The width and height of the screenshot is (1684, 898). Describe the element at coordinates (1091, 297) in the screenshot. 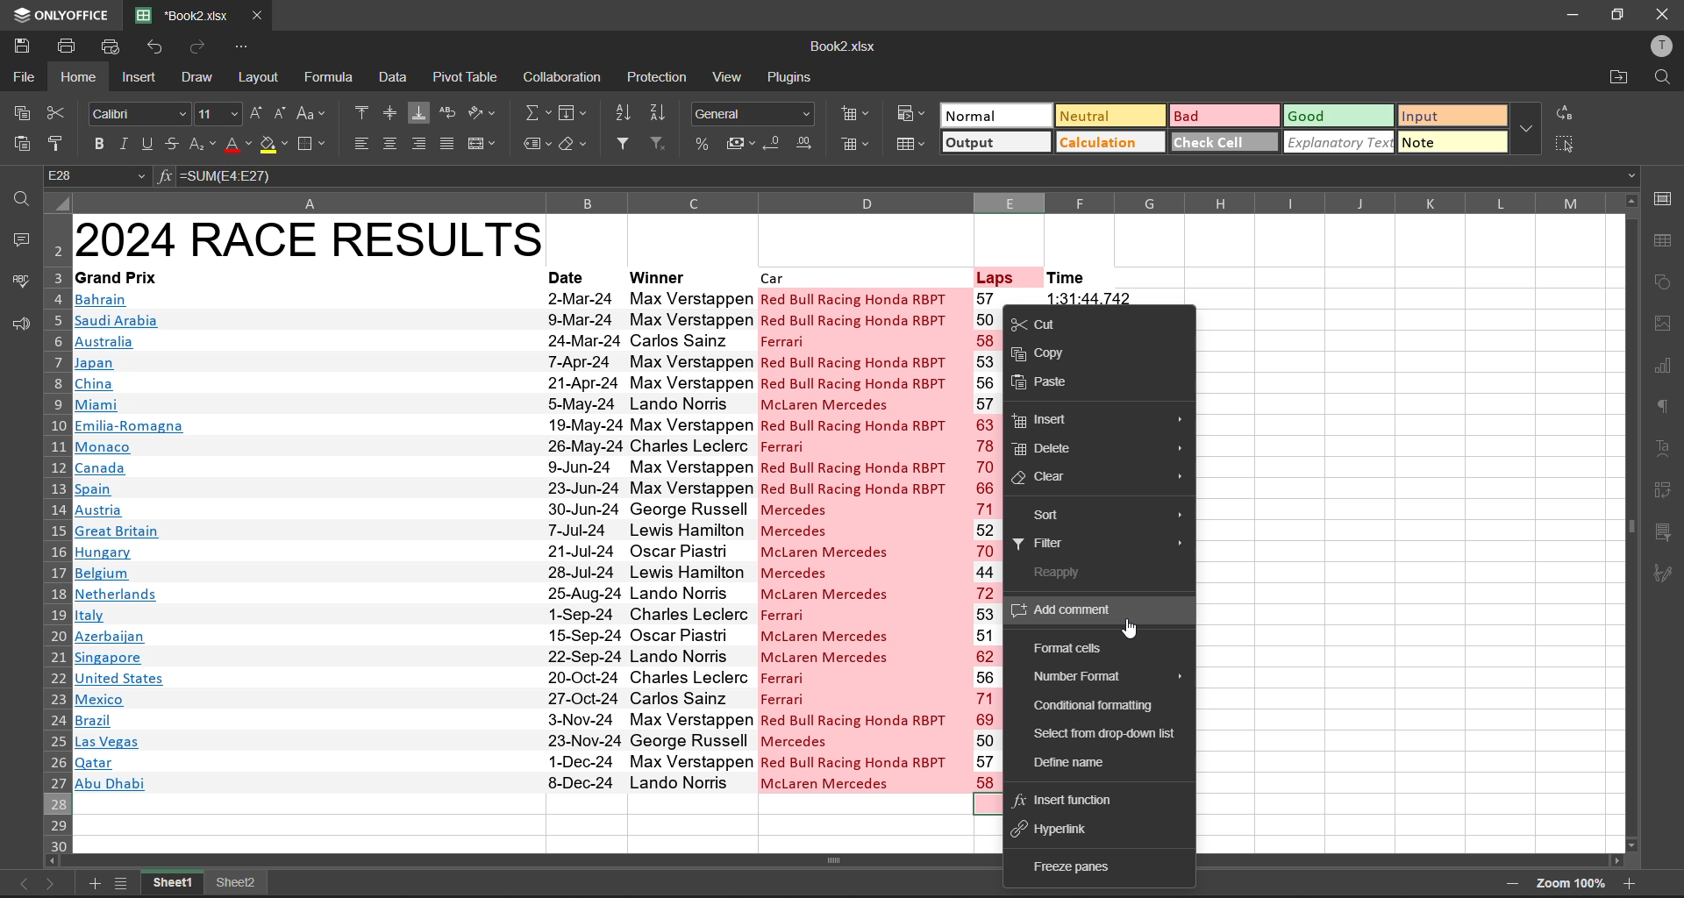

I see `time` at that location.